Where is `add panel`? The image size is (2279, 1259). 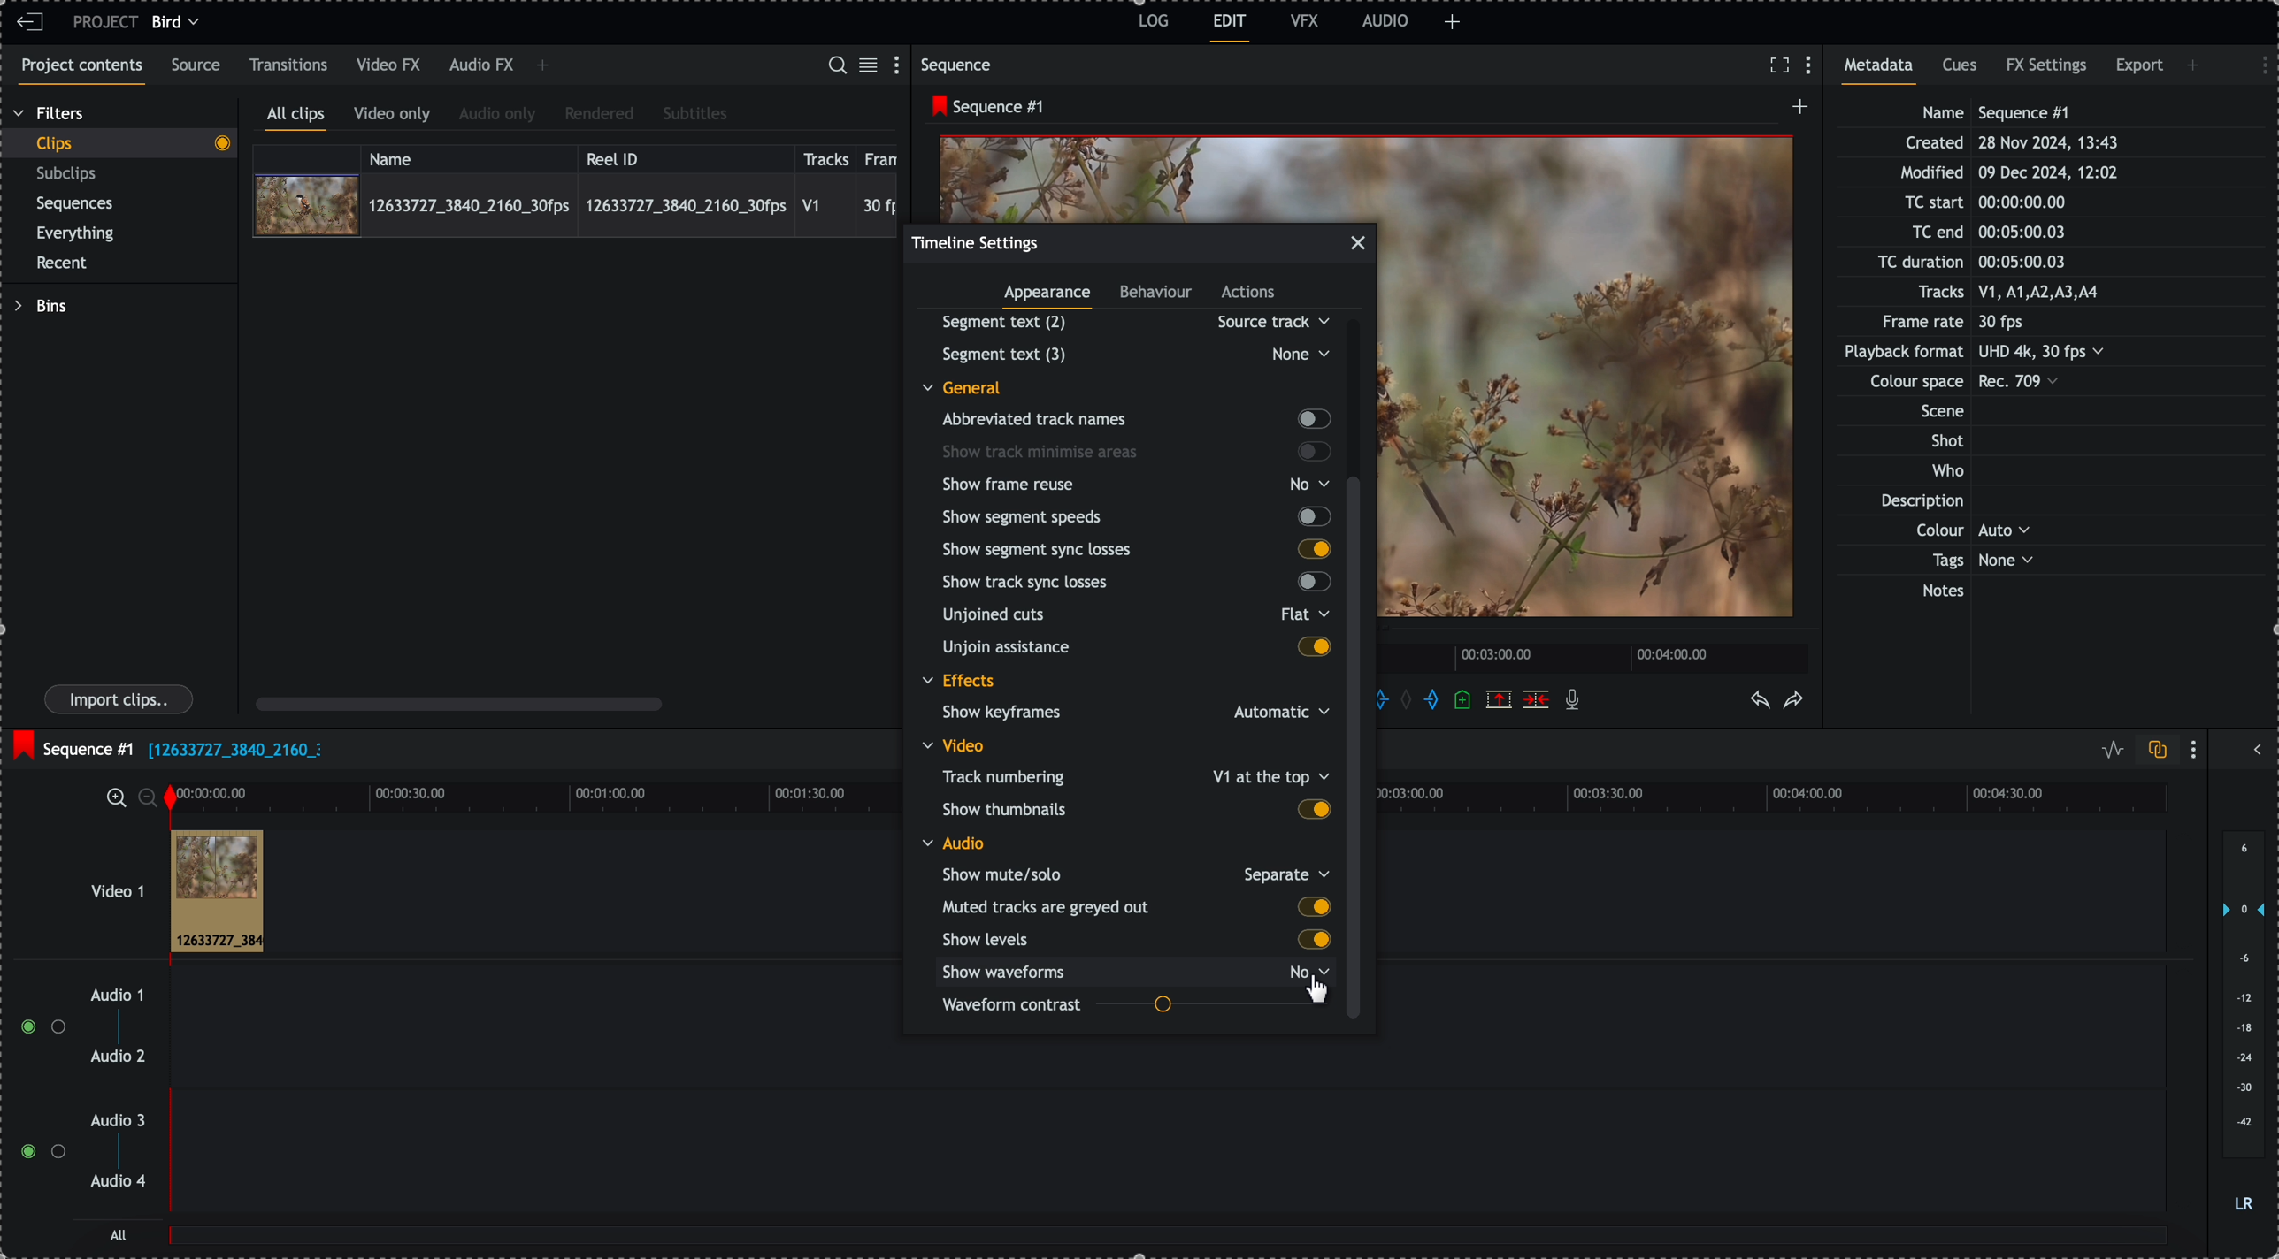 add panel is located at coordinates (542, 67).